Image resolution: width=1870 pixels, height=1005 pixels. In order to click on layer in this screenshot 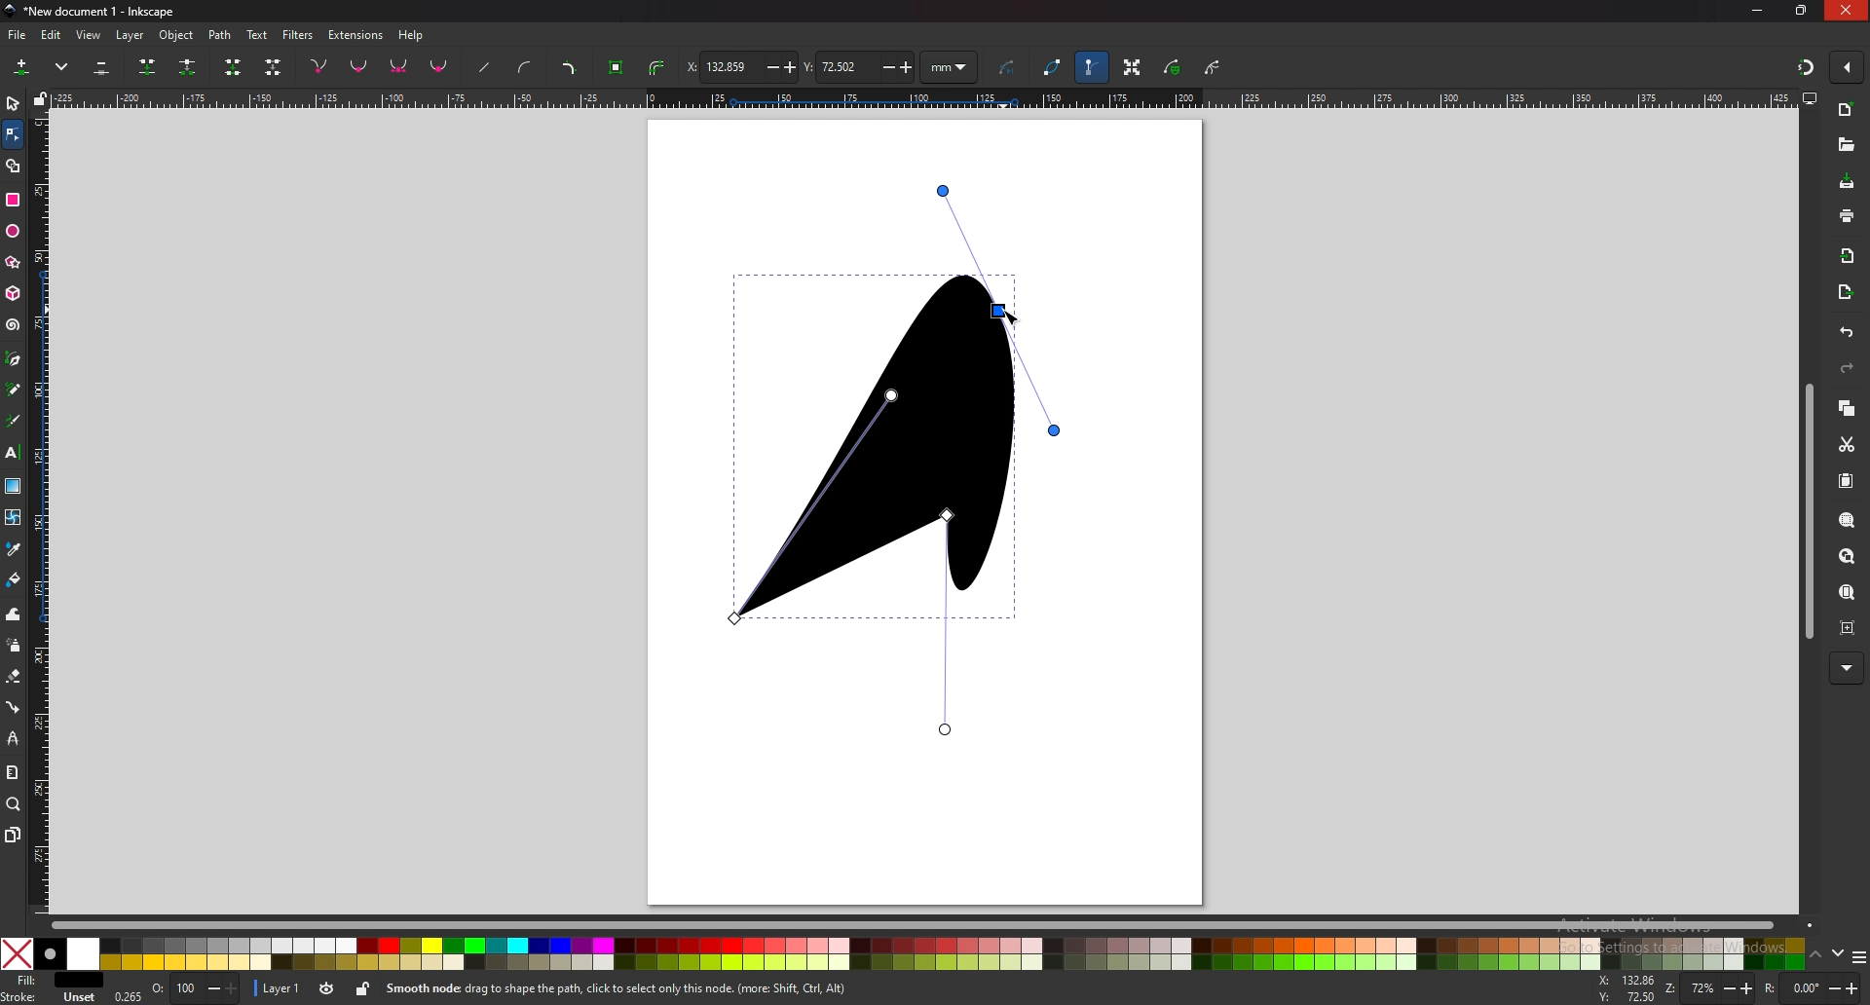, I will do `click(130, 36)`.